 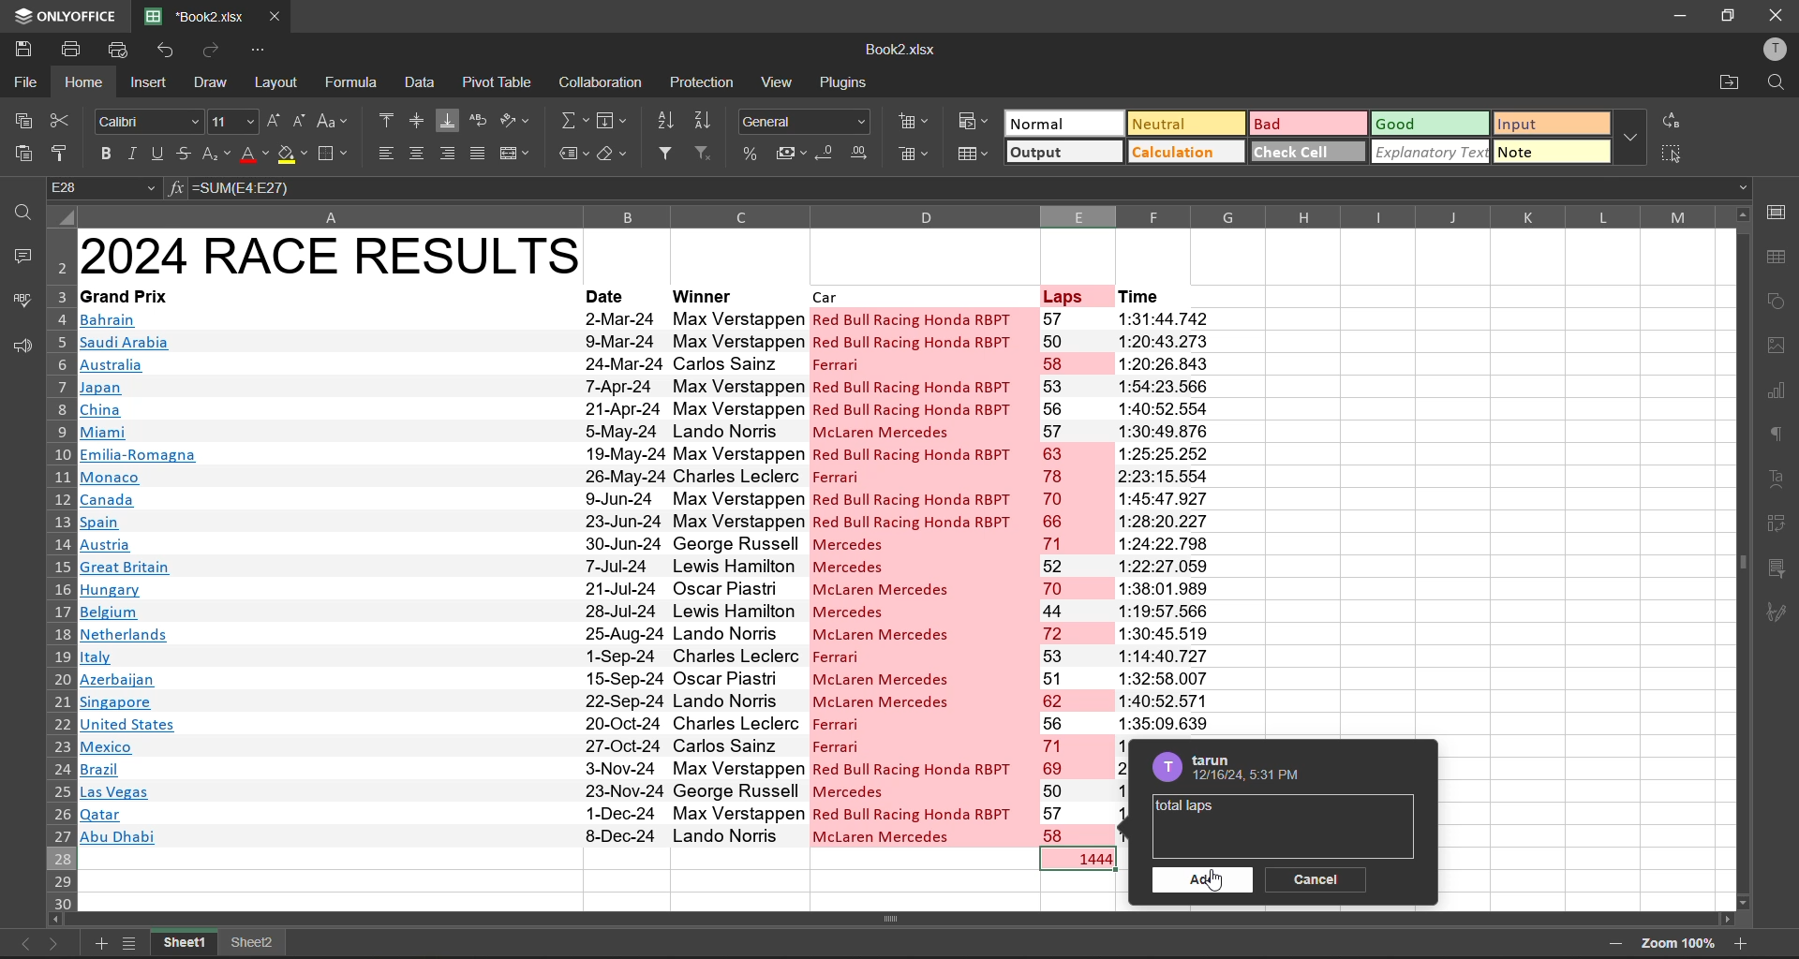 What do you see at coordinates (622, 576) in the screenshot?
I see `date` at bounding box center [622, 576].